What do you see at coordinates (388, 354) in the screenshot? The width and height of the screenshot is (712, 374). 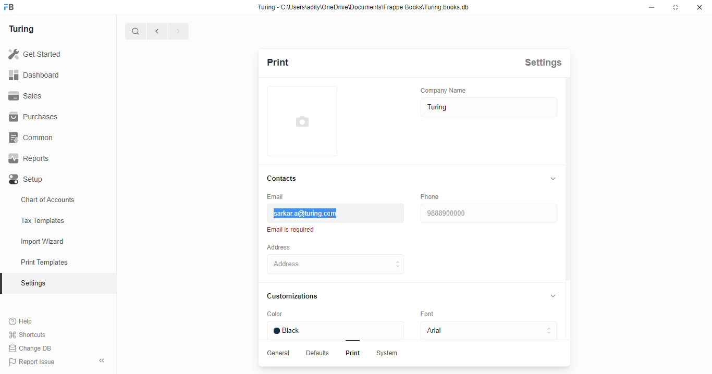 I see `System` at bounding box center [388, 354].